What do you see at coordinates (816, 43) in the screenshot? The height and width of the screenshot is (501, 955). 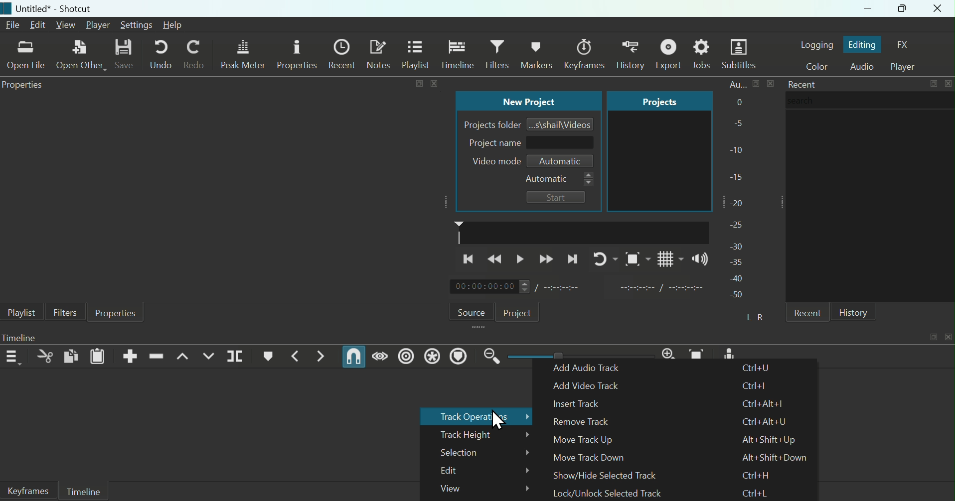 I see `Logging` at bounding box center [816, 43].